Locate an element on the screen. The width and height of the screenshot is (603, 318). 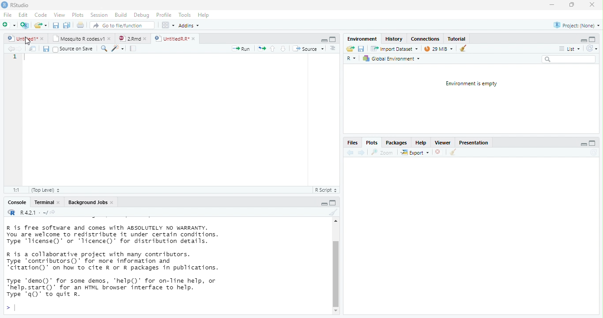
2Rmd is located at coordinates (128, 38).